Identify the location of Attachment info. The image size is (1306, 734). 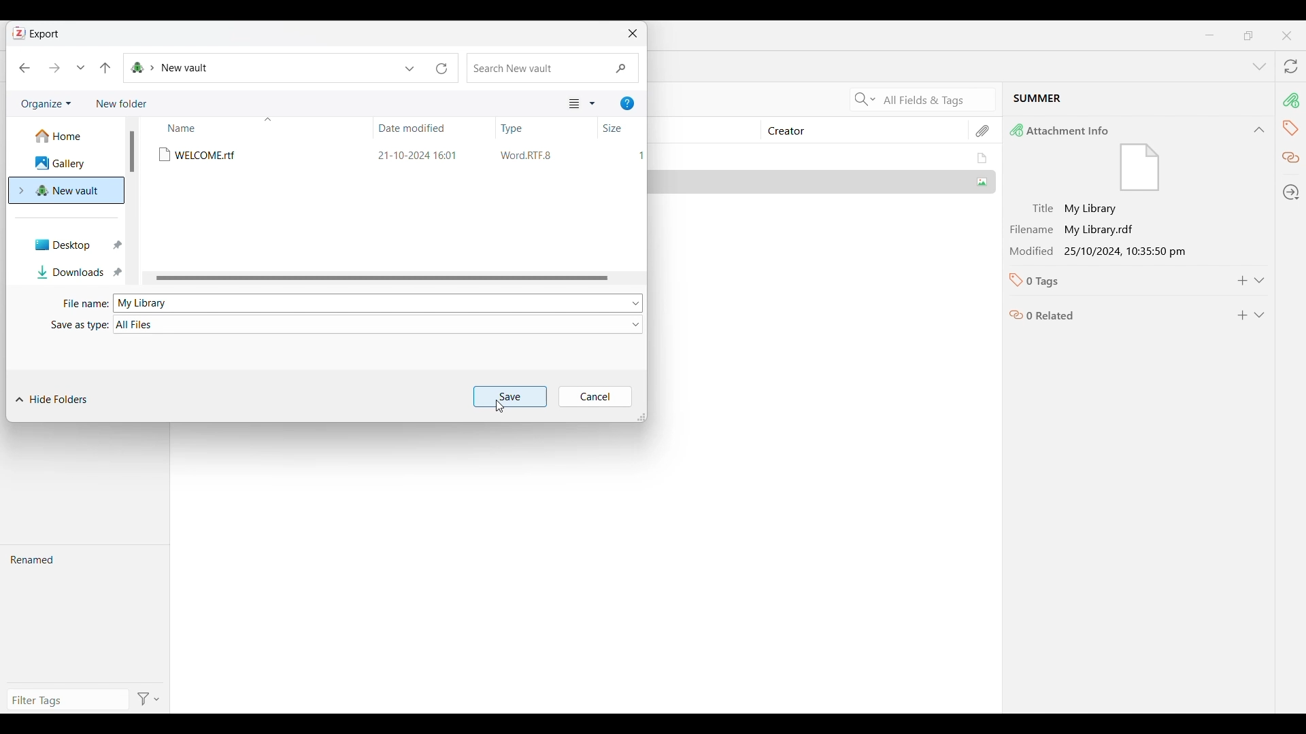
(1293, 100).